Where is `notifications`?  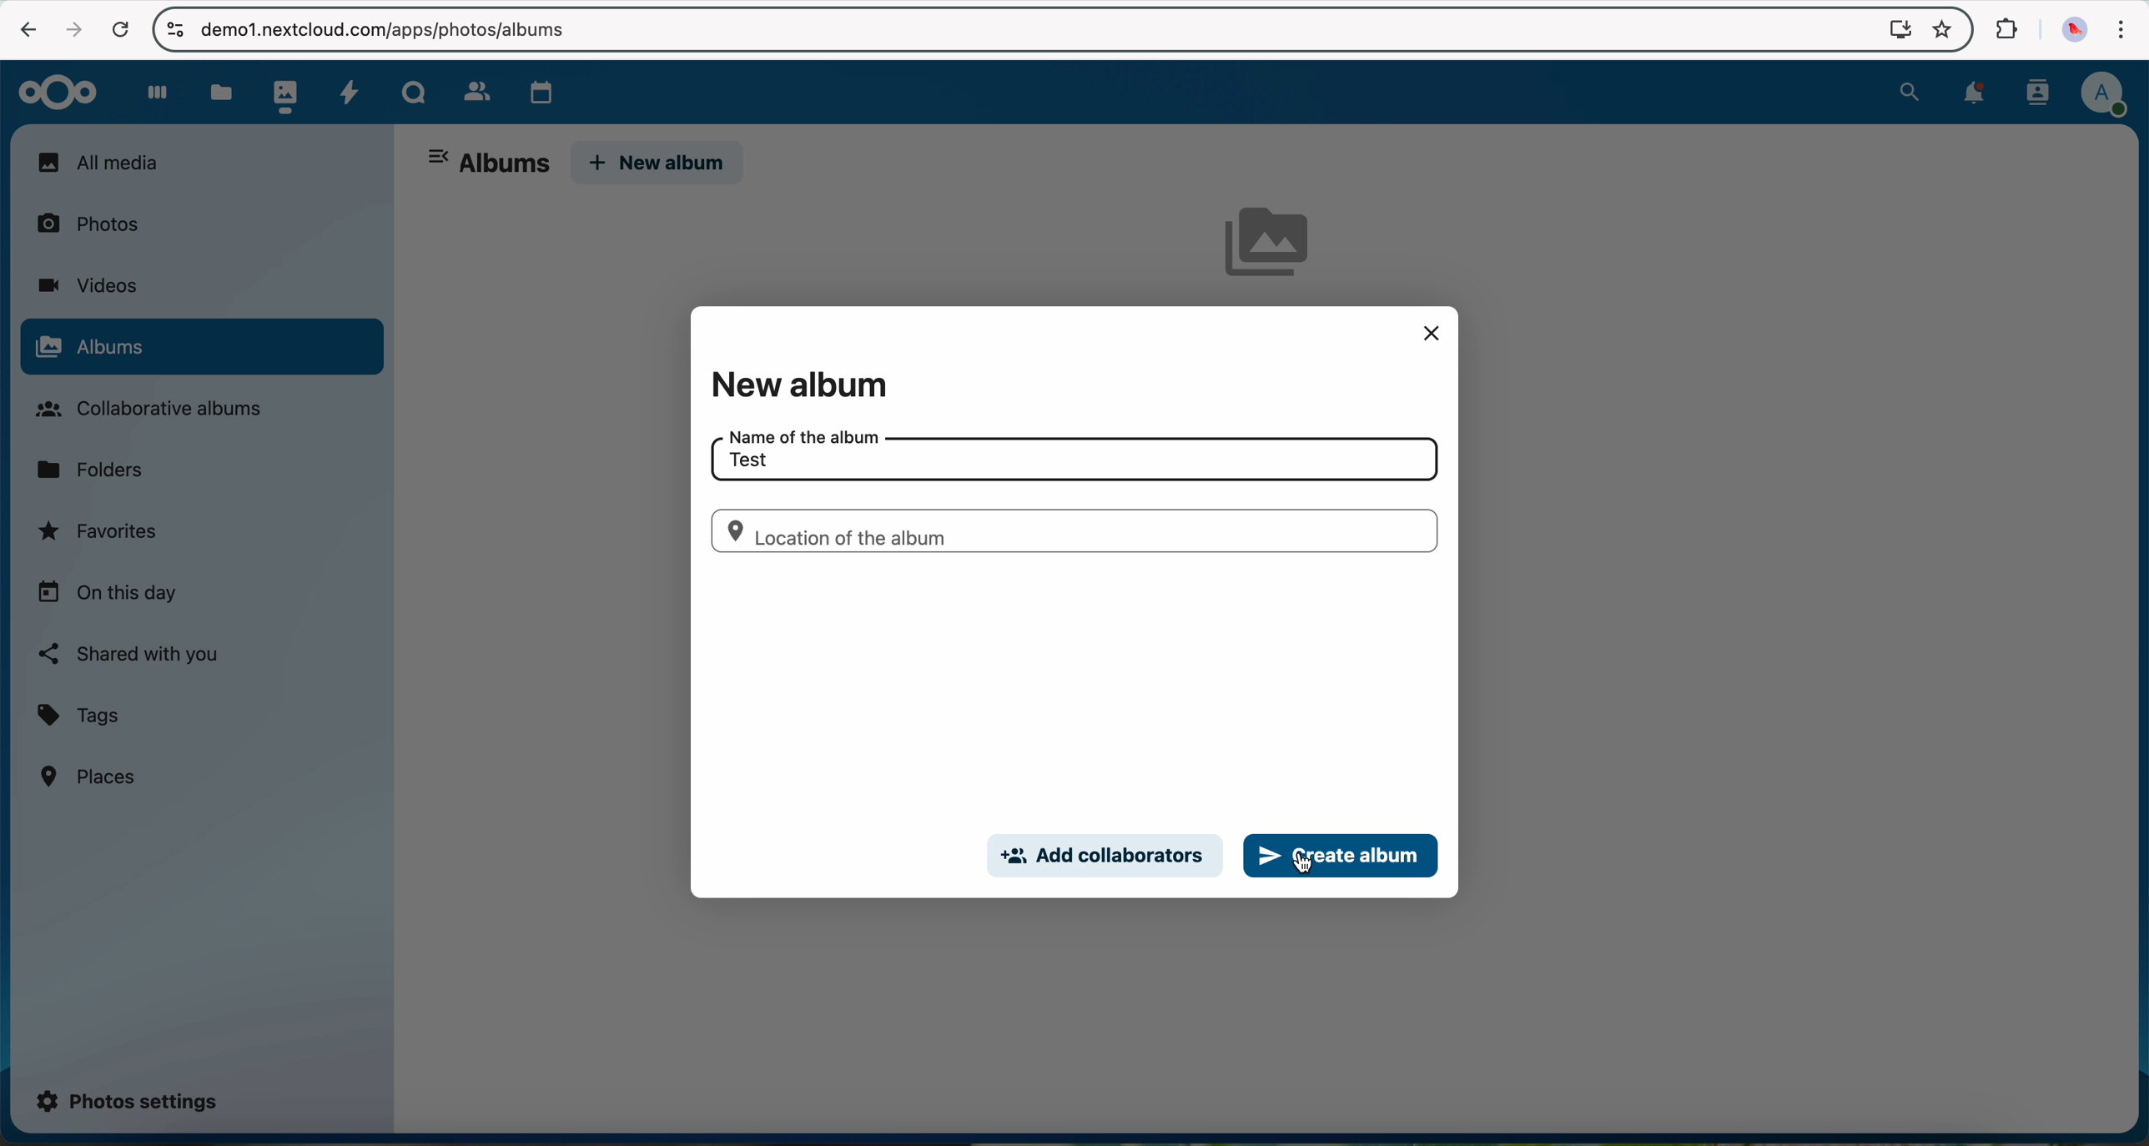 notifications is located at coordinates (1969, 94).